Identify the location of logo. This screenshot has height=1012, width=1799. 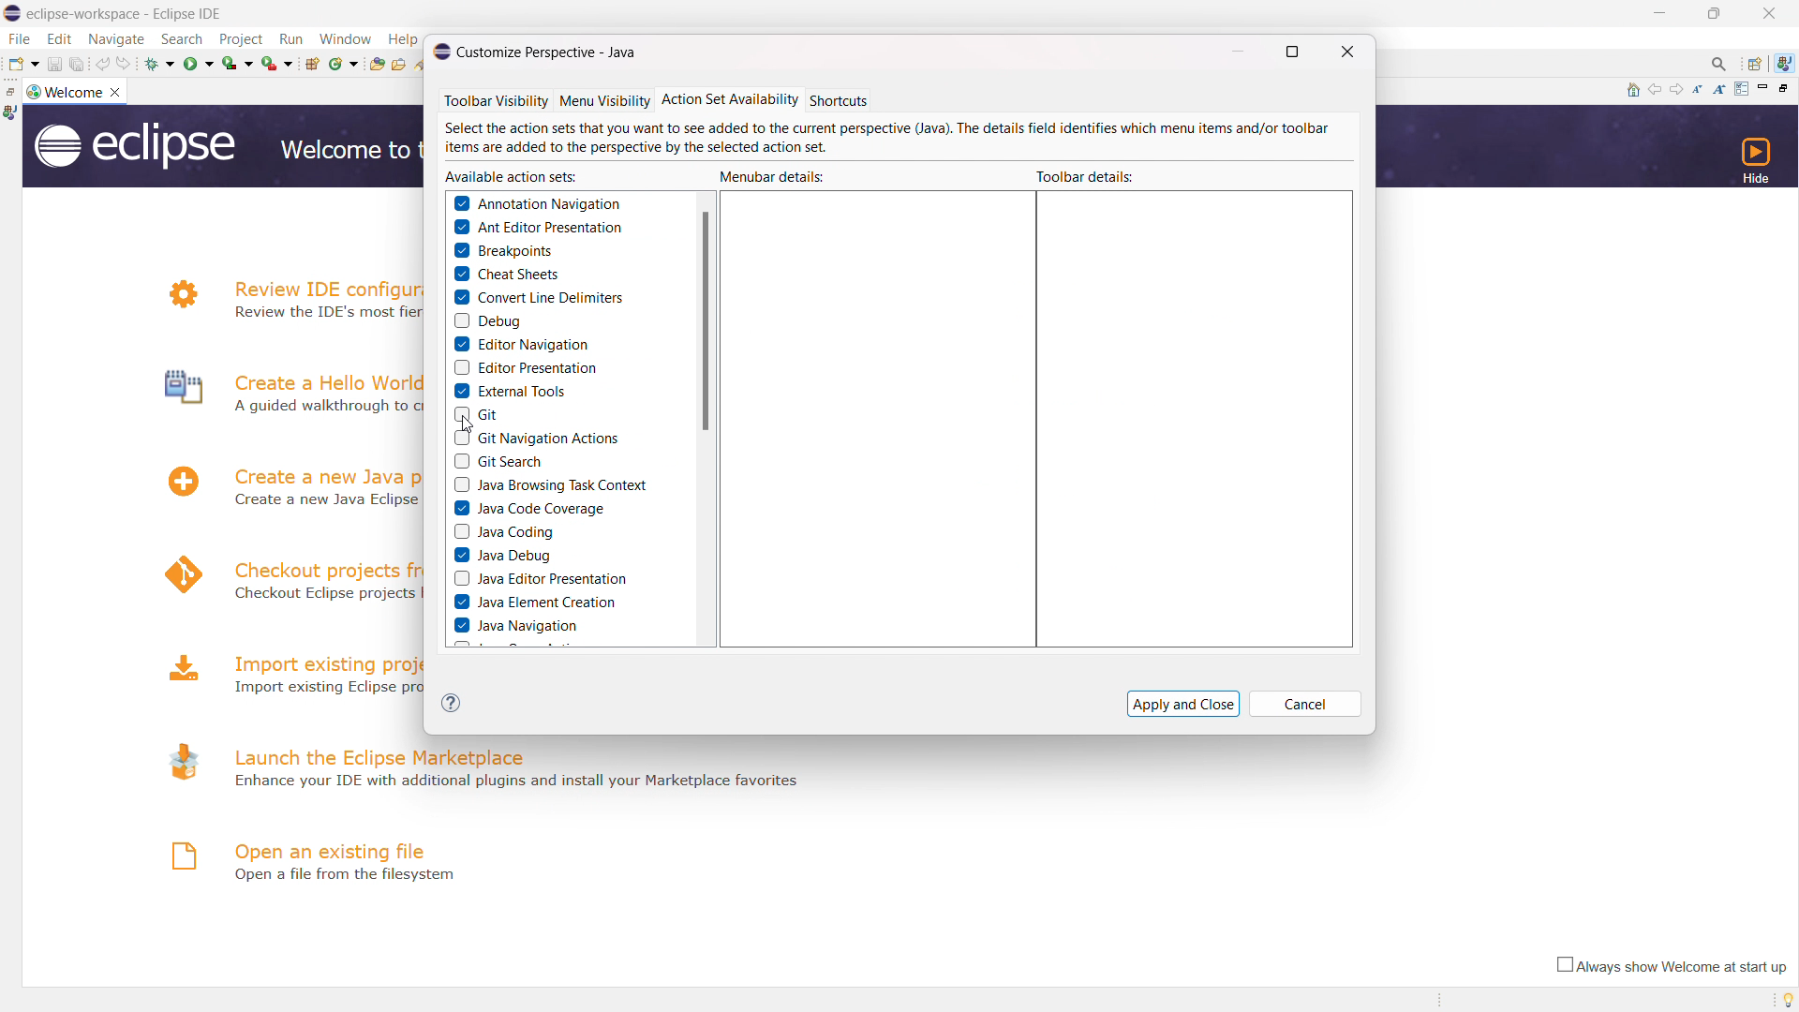
(32, 91).